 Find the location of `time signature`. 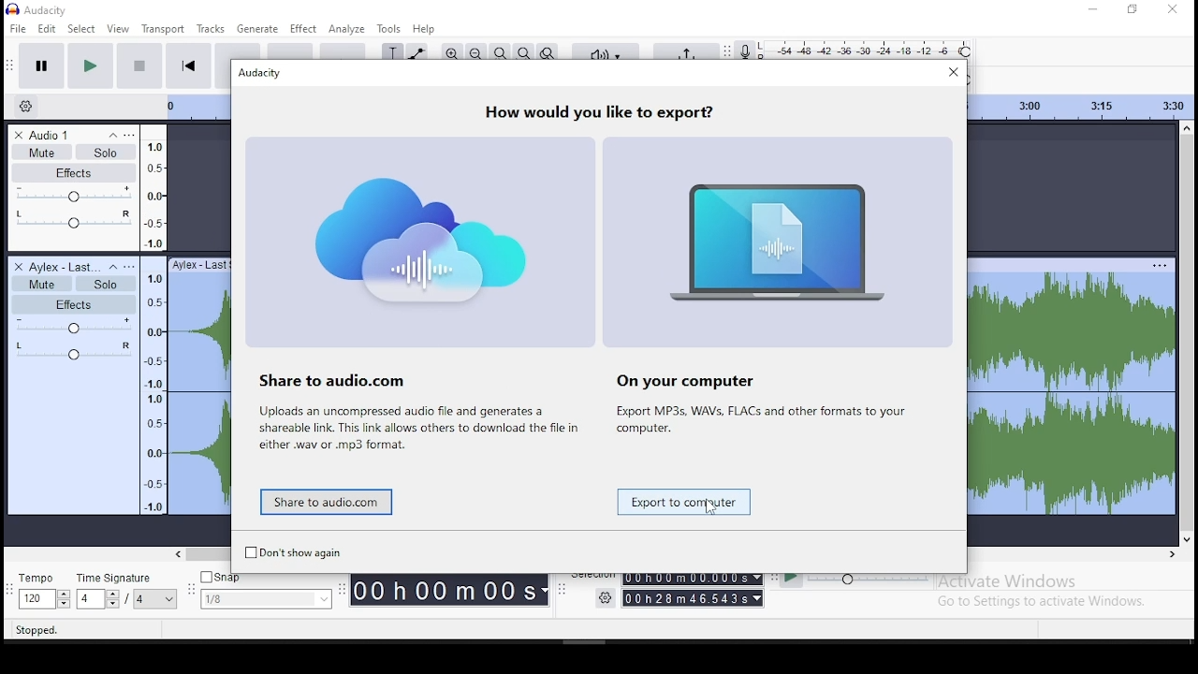

time signature is located at coordinates (128, 592).